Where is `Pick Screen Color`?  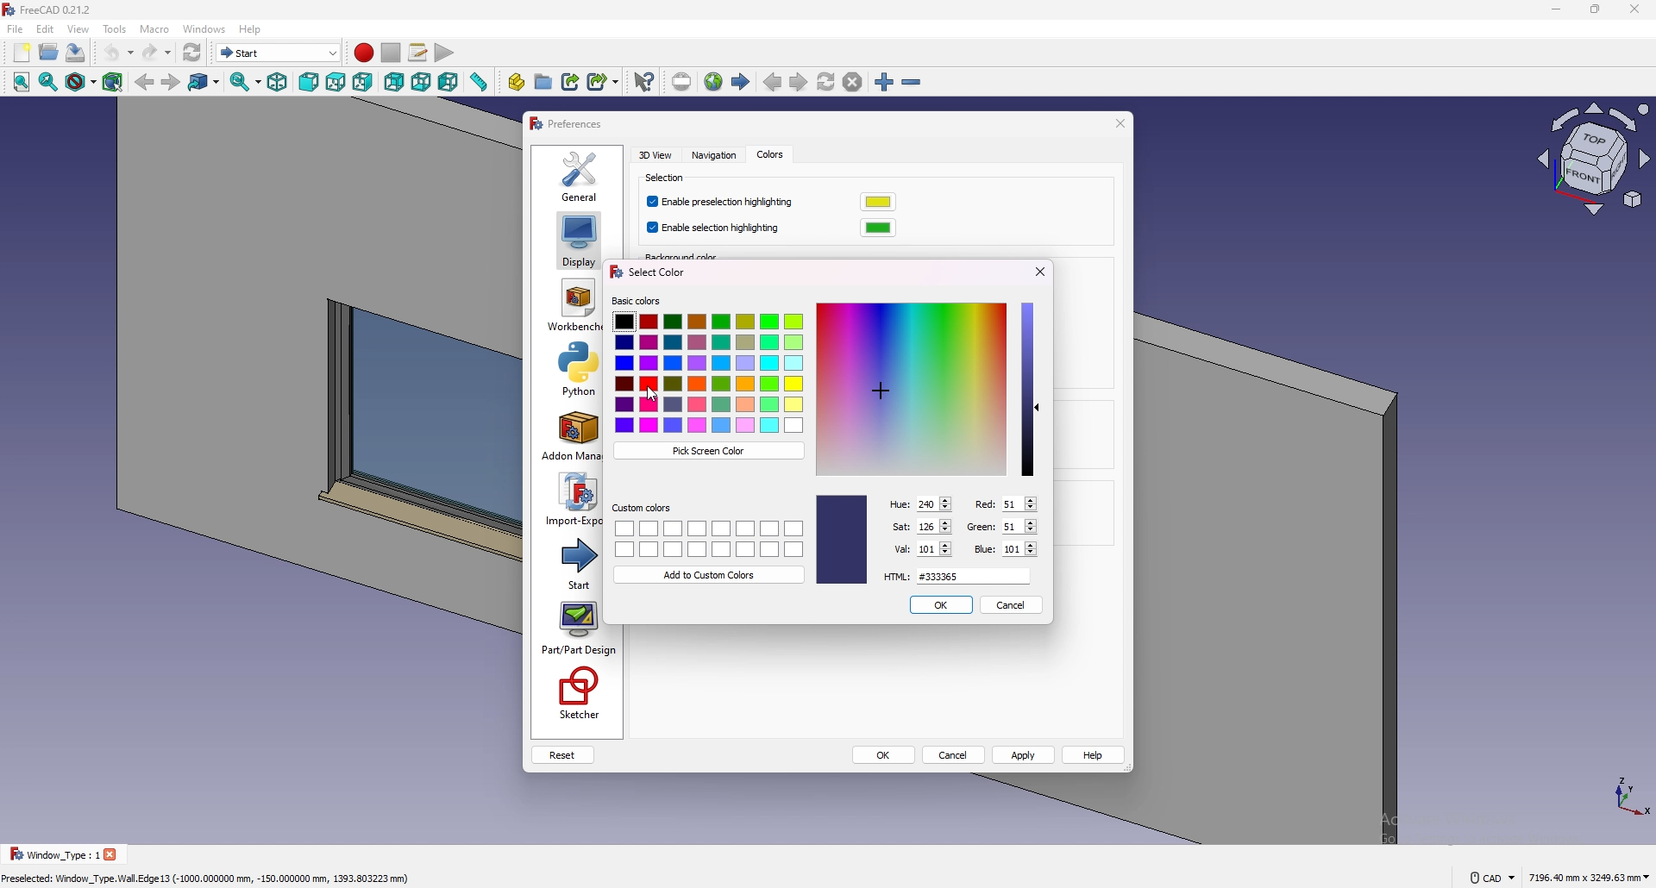 Pick Screen Color is located at coordinates (709, 451).